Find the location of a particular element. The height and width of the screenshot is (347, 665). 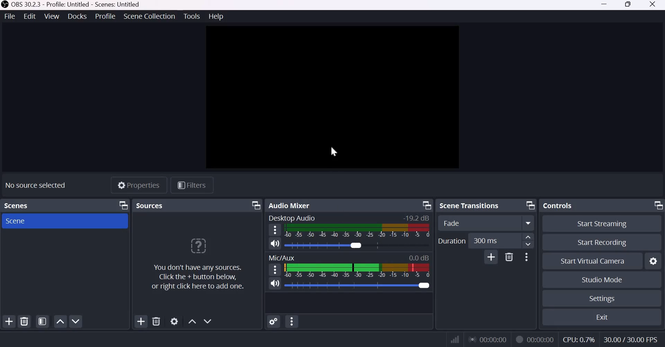

00:00:00 is located at coordinates (542, 338).